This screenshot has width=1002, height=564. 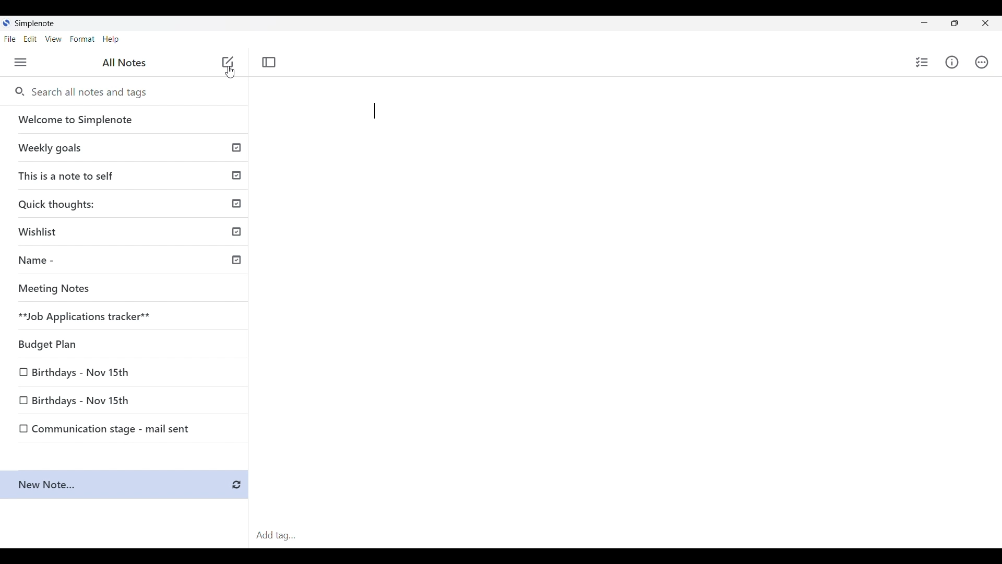 I want to click on Name -, so click(x=128, y=262).